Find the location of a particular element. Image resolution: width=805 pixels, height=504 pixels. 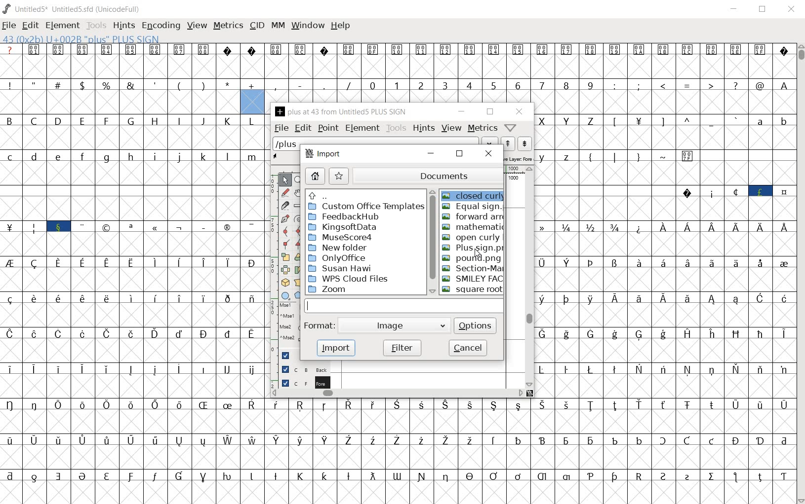

add a curve point is located at coordinates (285, 230).